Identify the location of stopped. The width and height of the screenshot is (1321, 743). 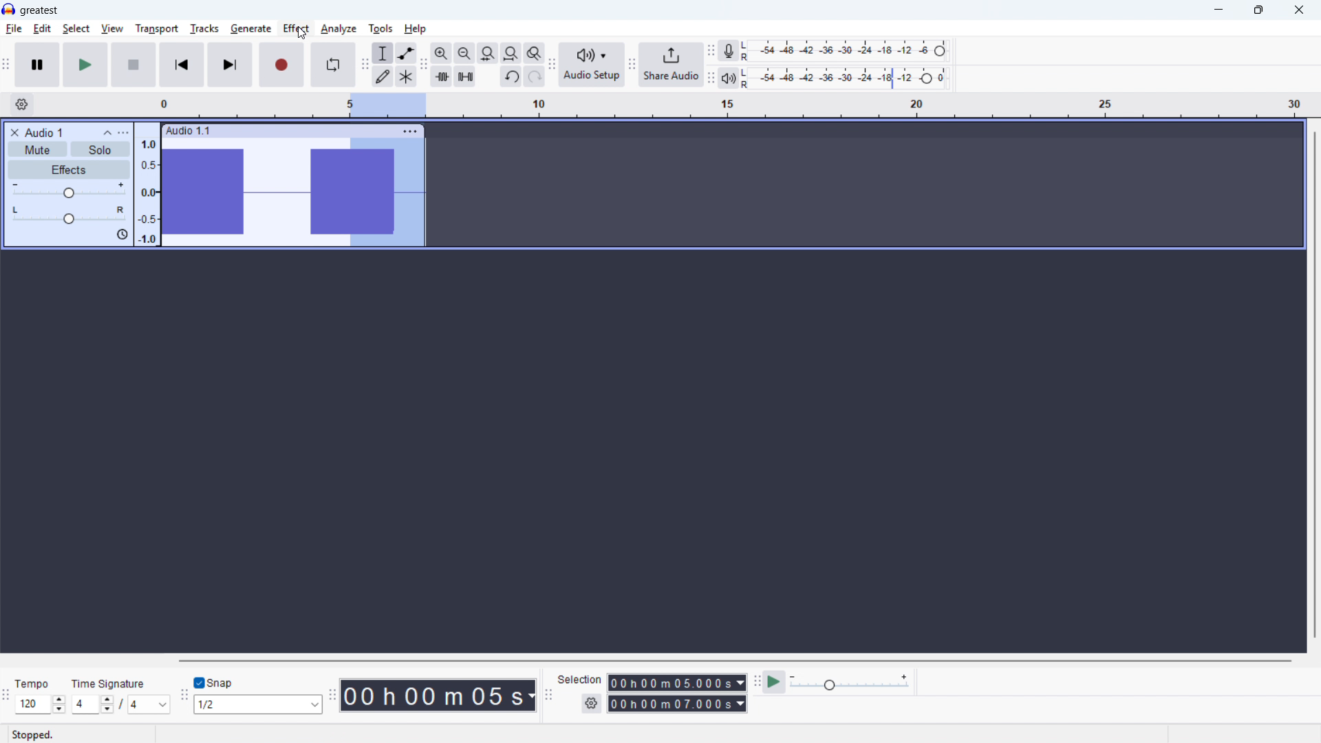
(32, 736).